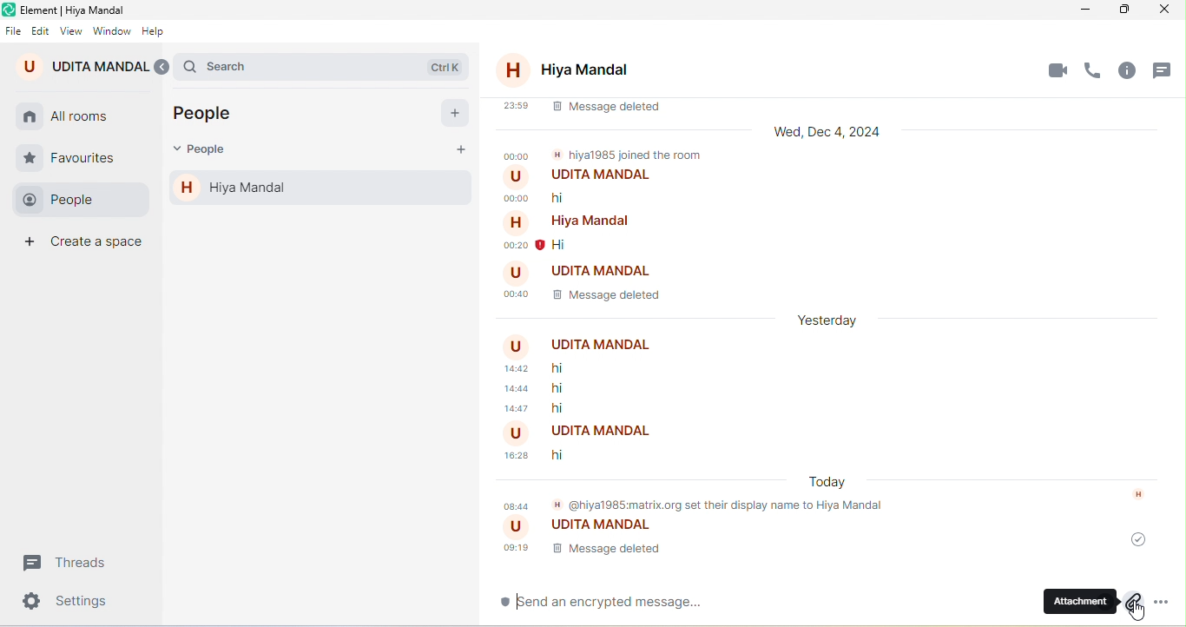  What do you see at coordinates (834, 134) in the screenshot?
I see `wed, dec 4,2024` at bounding box center [834, 134].